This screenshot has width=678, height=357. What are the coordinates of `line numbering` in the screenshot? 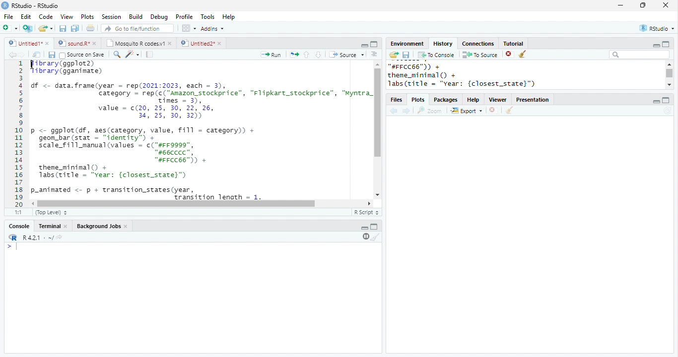 It's located at (18, 134).